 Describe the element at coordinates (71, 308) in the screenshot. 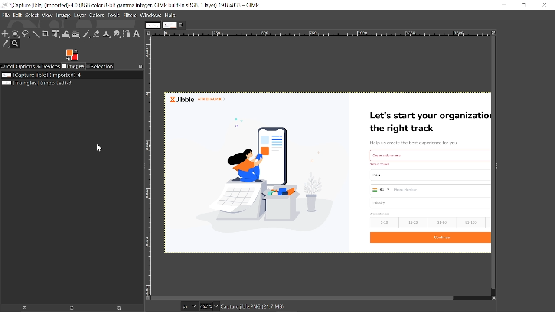

I see `Create a new display for this image` at that location.